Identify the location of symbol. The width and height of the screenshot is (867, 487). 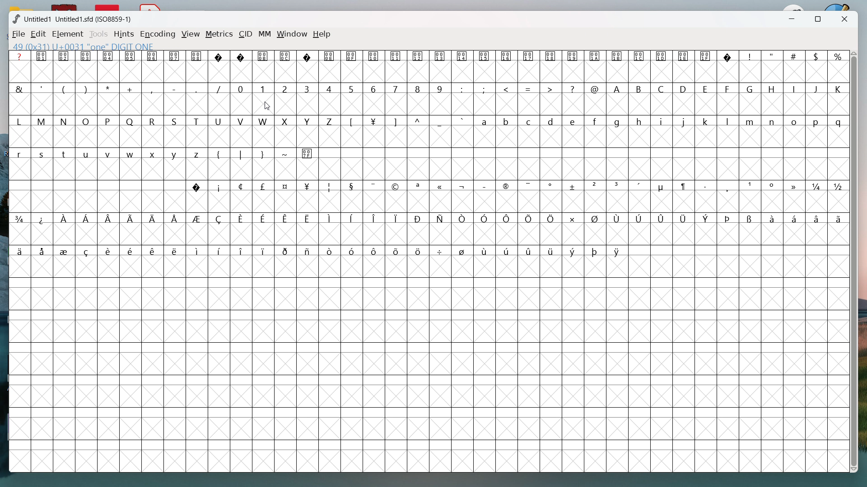
(463, 218).